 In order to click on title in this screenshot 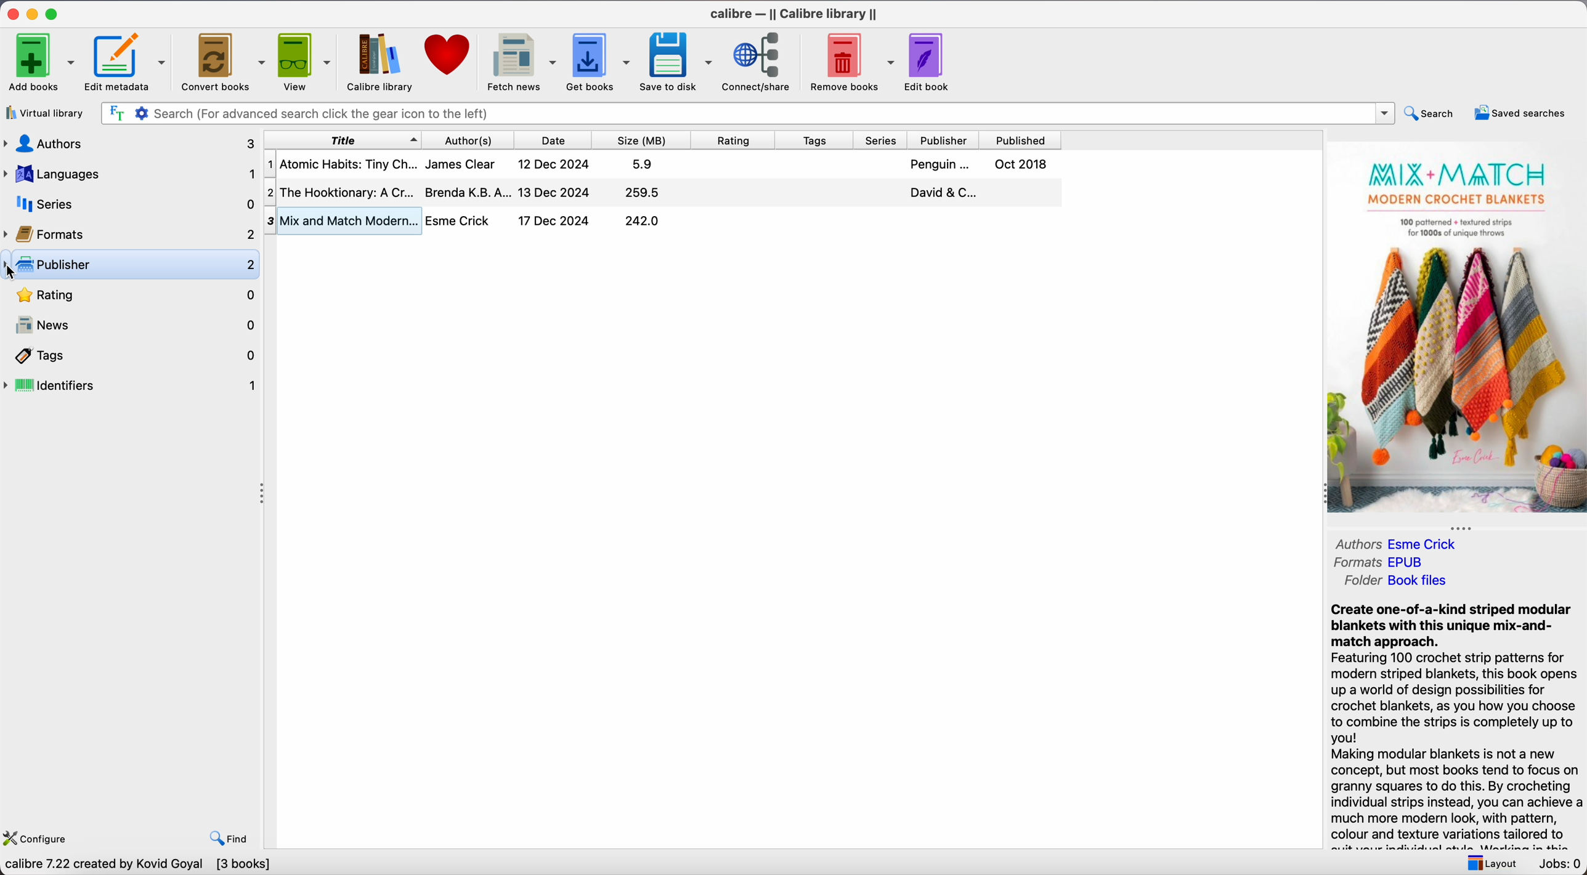, I will do `click(342, 139)`.